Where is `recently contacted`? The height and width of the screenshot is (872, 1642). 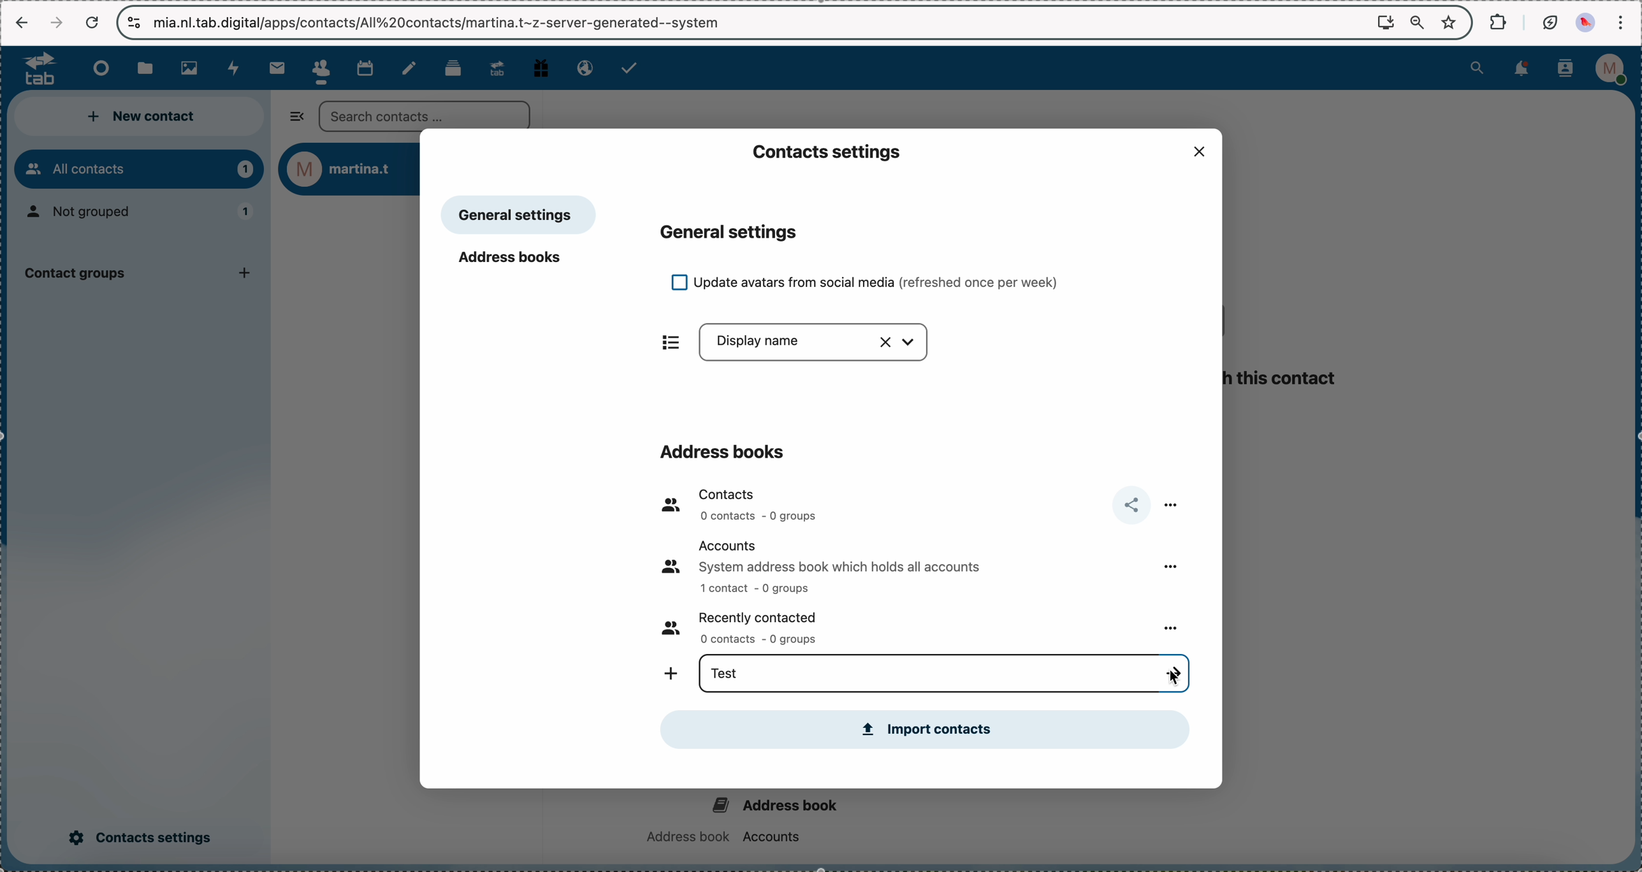
recently contacted is located at coordinates (750, 627).